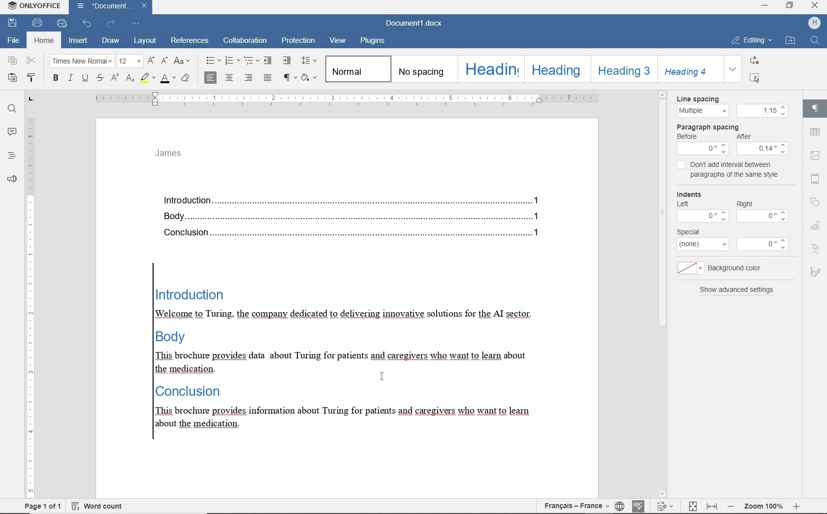 Image resolution: width=827 pixels, height=514 pixels. I want to click on track changes, so click(663, 506).